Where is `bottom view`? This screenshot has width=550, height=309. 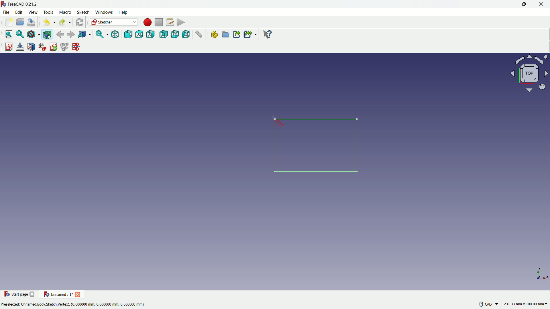
bottom view is located at coordinates (175, 35).